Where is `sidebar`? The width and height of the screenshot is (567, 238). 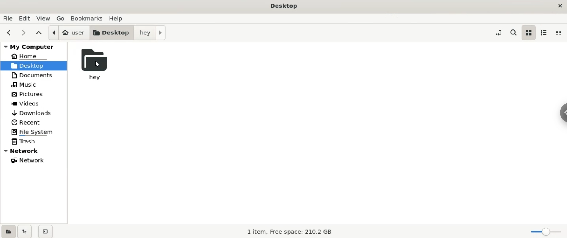 sidebar is located at coordinates (558, 113).